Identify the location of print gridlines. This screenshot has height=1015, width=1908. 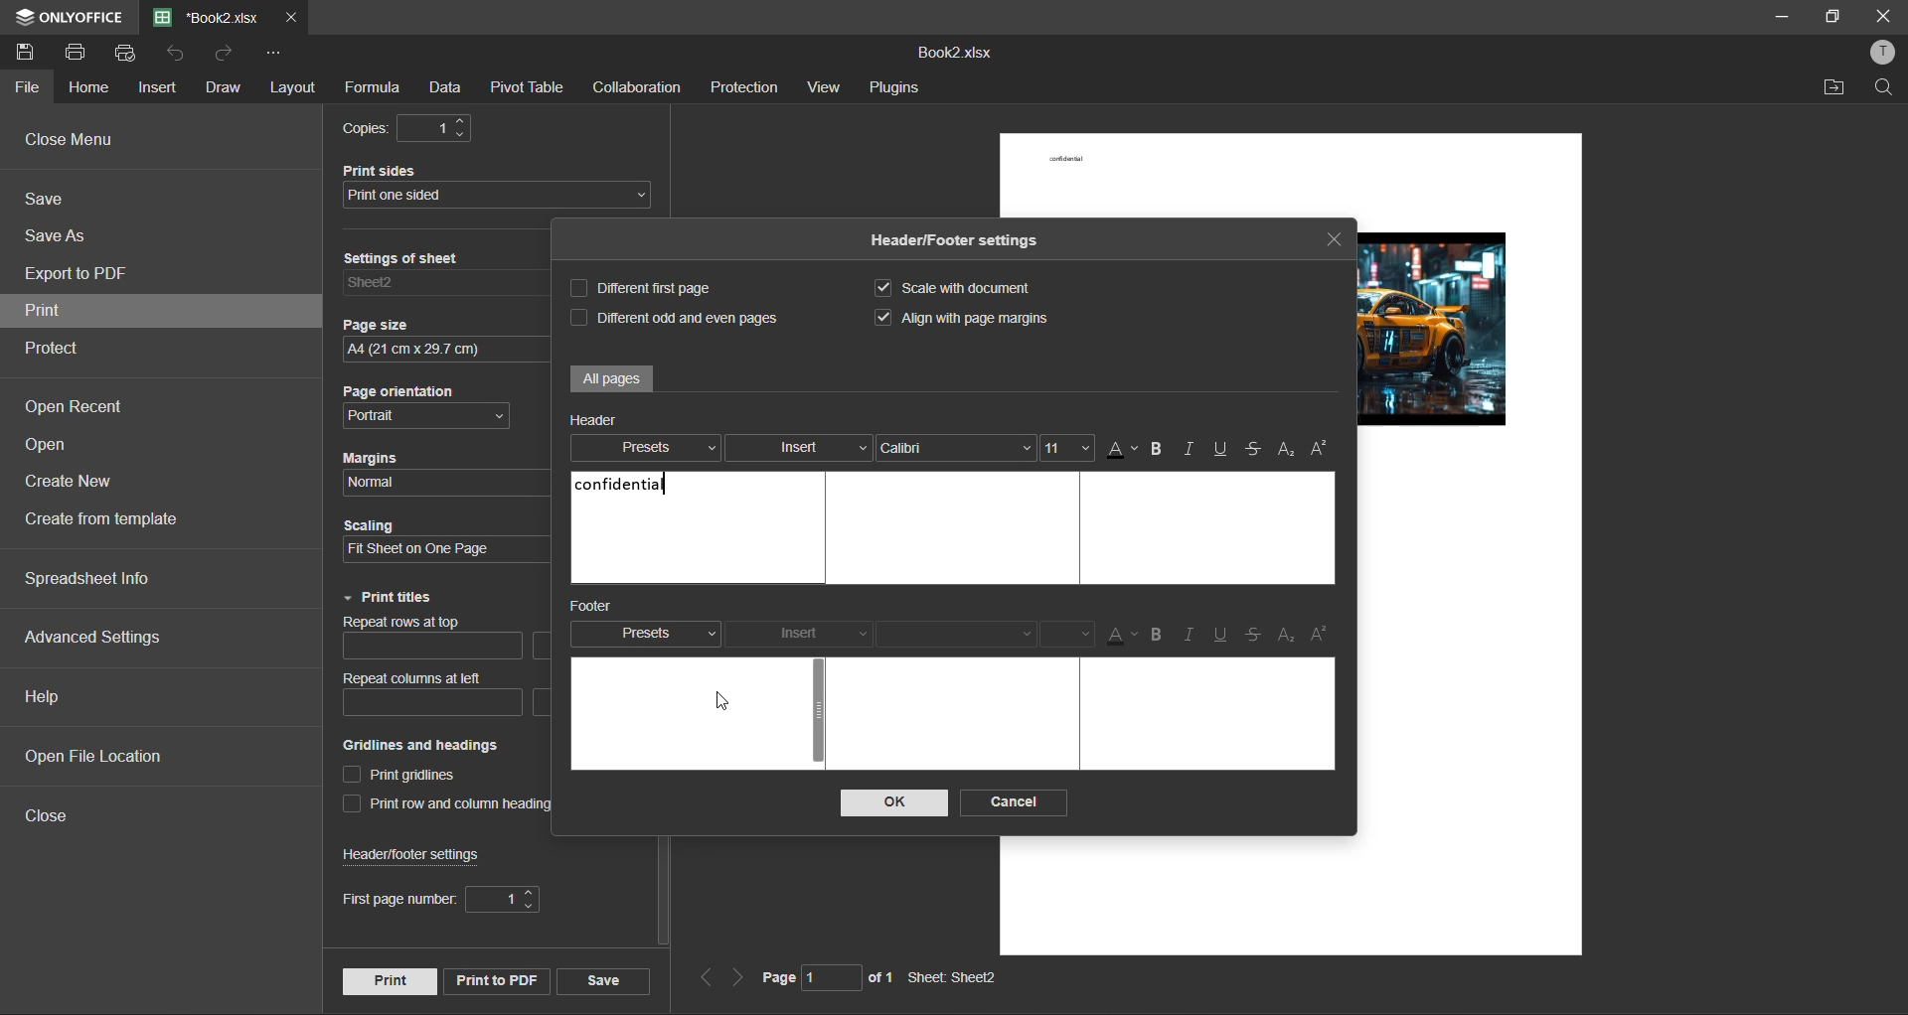
(401, 777).